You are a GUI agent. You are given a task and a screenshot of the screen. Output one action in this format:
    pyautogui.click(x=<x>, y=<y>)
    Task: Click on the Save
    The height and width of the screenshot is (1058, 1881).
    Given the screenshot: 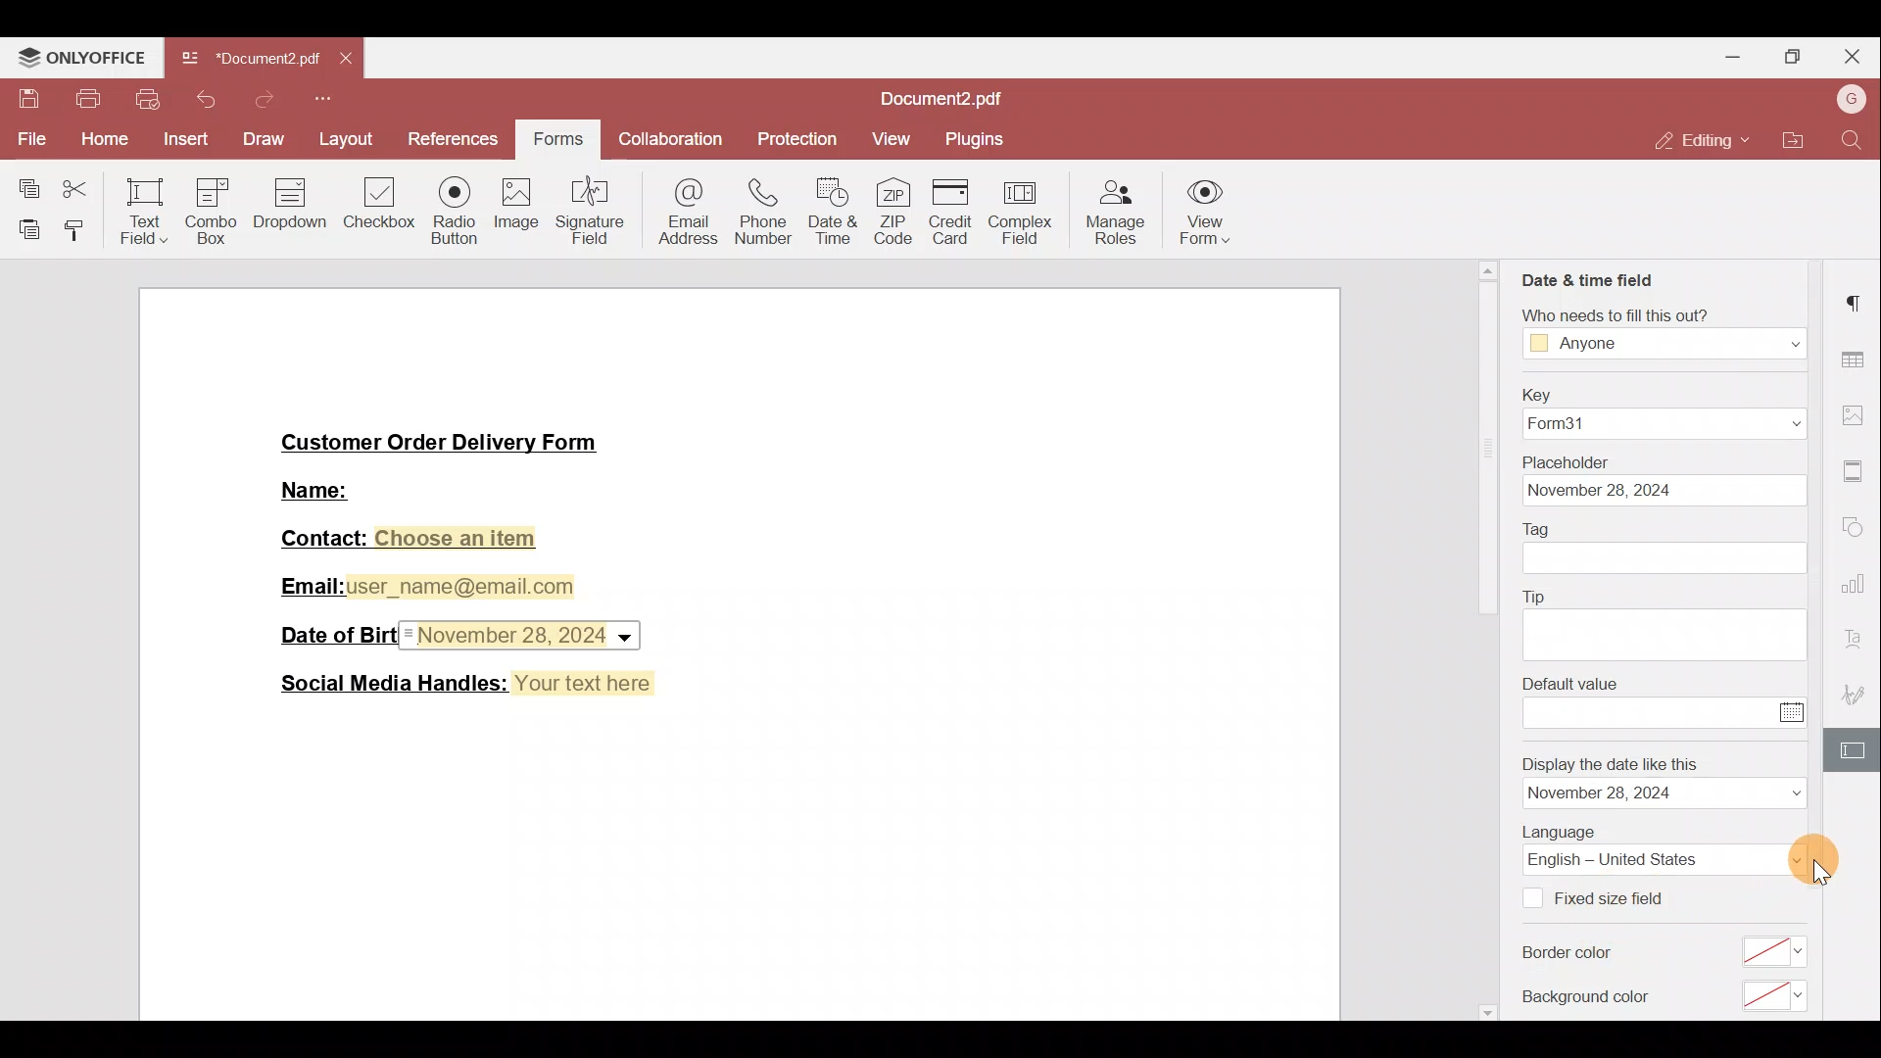 What is the action you would take?
    pyautogui.click(x=24, y=95)
    